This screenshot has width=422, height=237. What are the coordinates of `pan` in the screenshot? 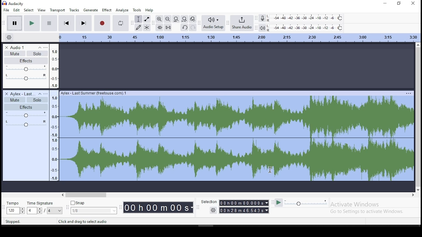 It's located at (26, 77).